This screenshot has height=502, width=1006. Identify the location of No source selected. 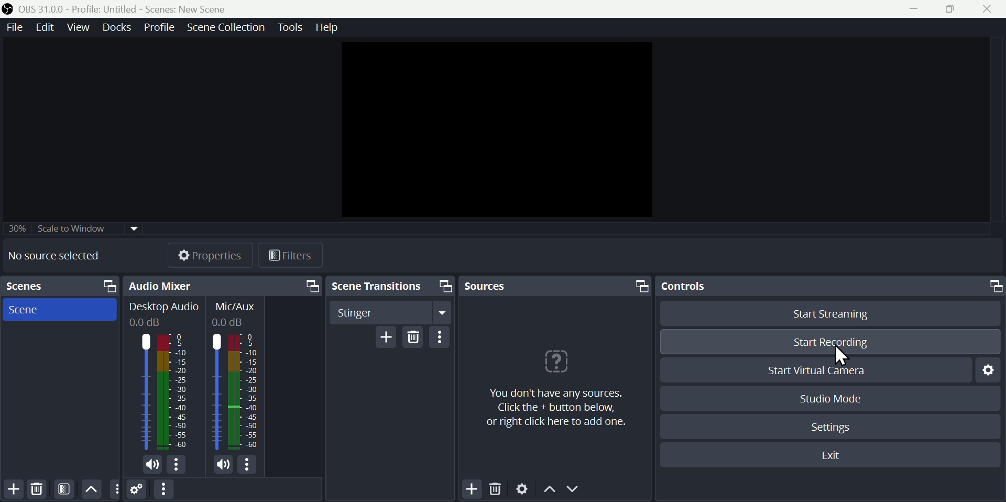
(61, 256).